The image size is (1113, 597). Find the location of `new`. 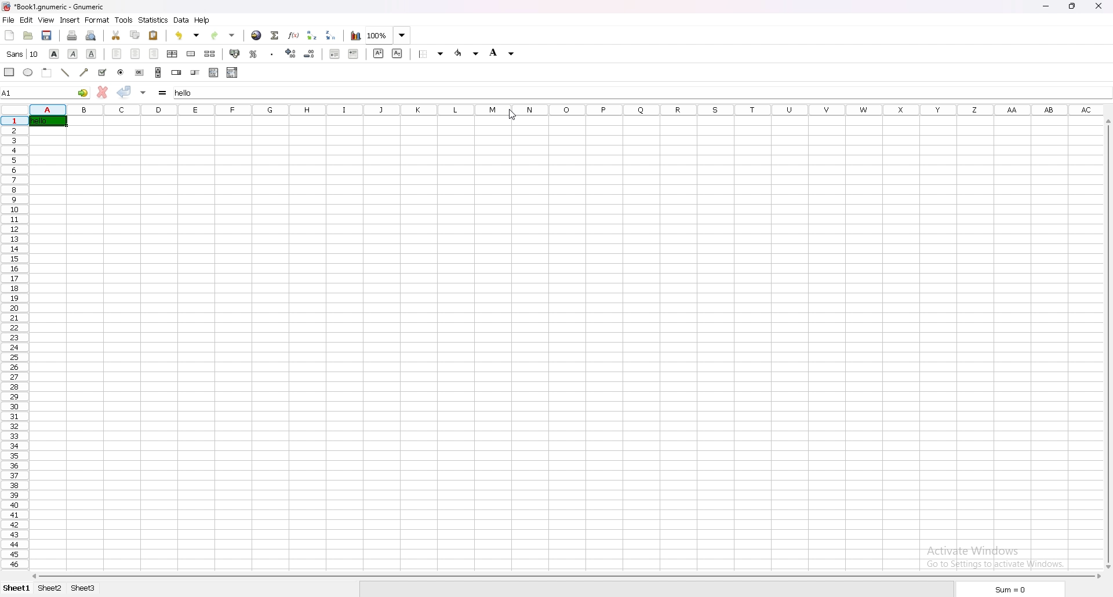

new is located at coordinates (9, 34).